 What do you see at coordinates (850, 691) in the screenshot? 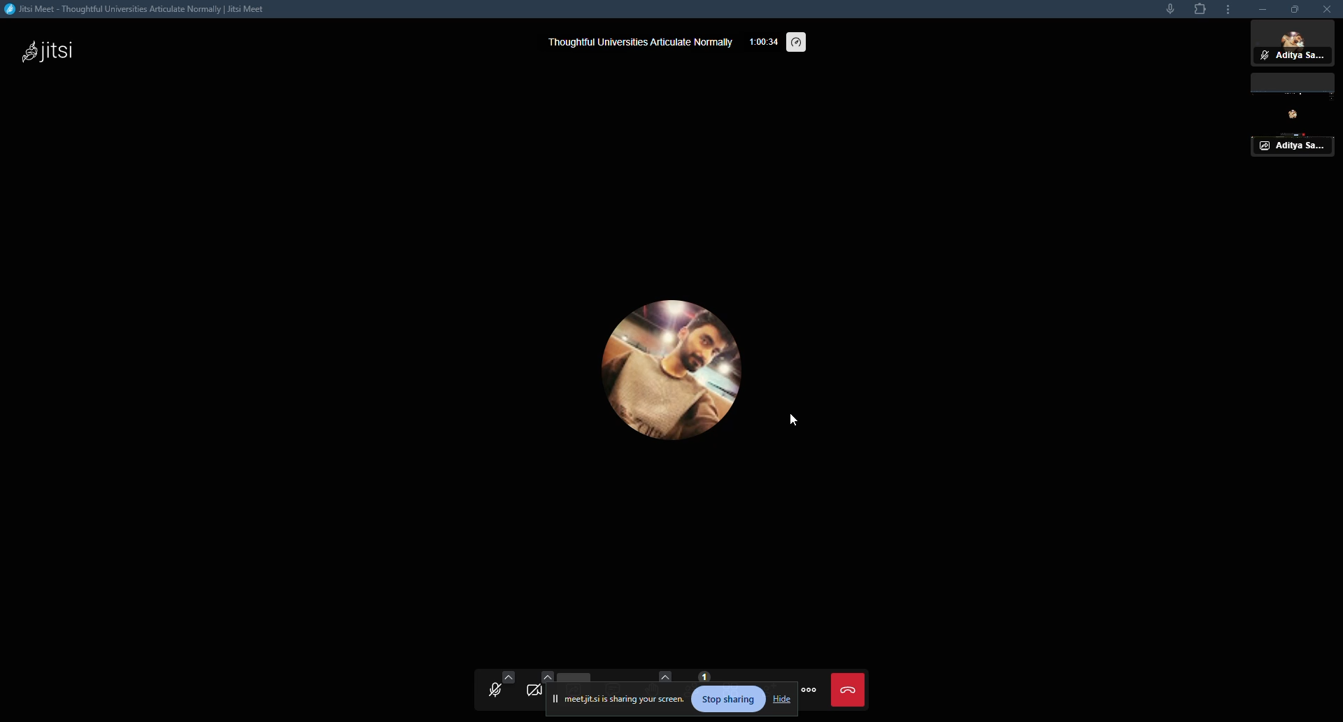
I see `end call` at bounding box center [850, 691].